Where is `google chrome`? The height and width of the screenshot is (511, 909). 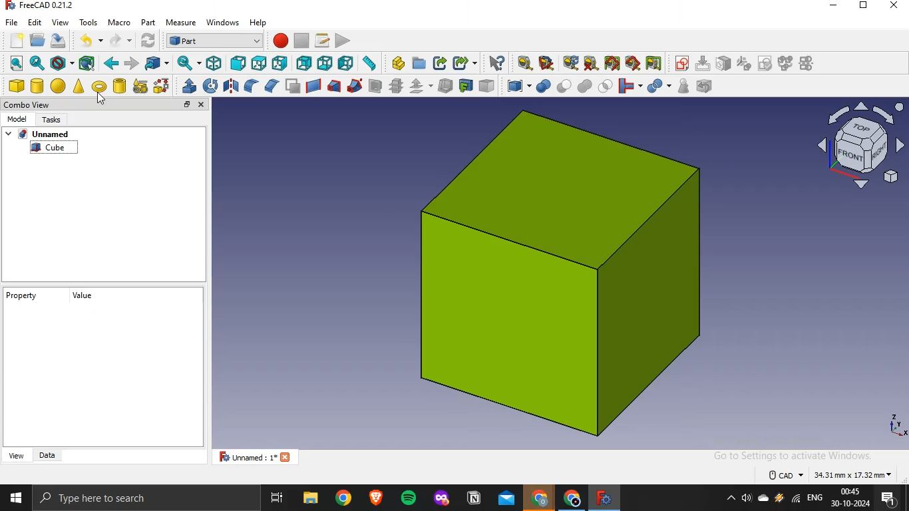
google chrome is located at coordinates (343, 498).